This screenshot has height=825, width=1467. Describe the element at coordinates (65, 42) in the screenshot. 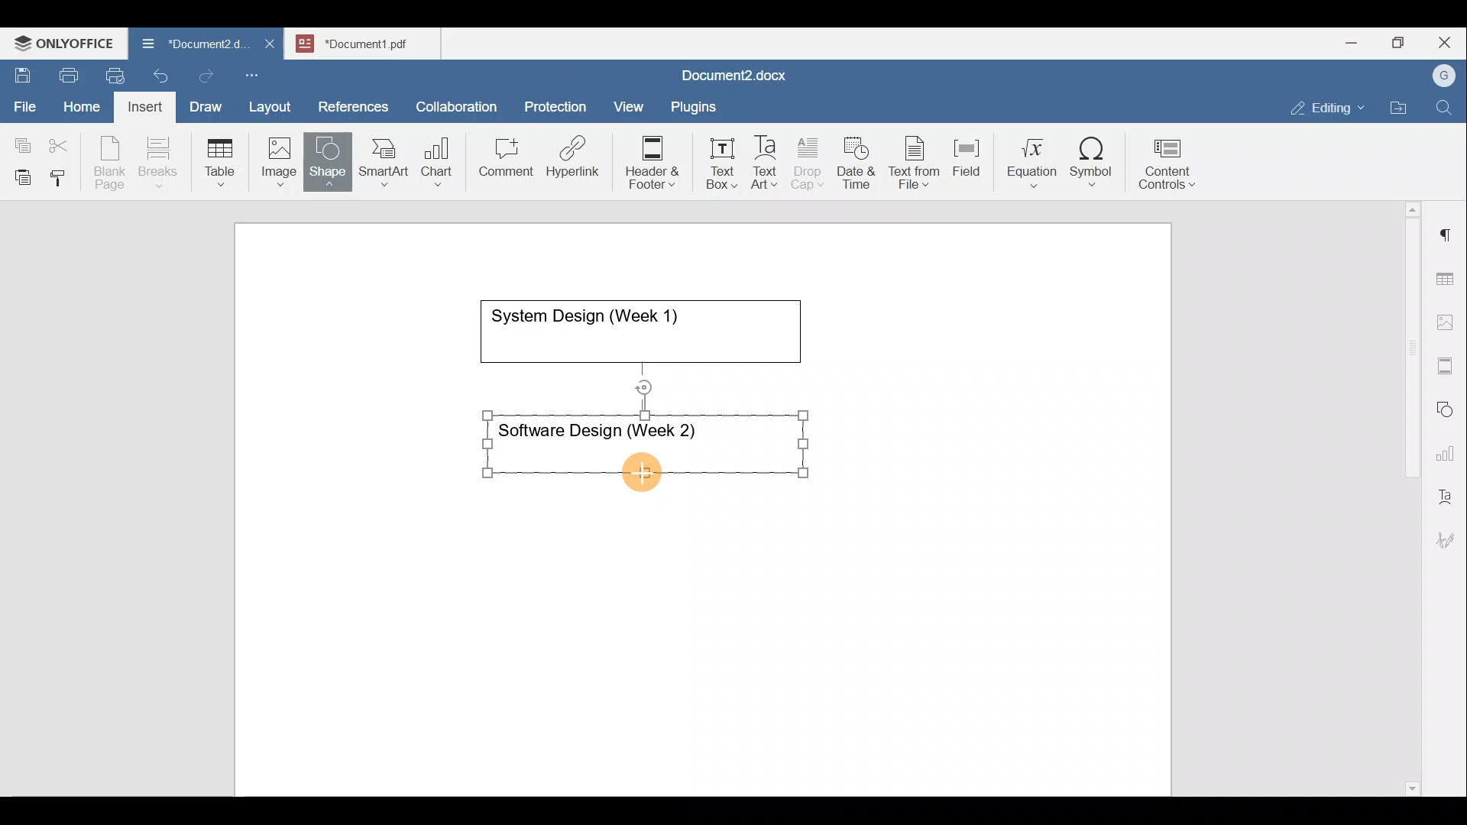

I see `ONLYOFFICE` at that location.